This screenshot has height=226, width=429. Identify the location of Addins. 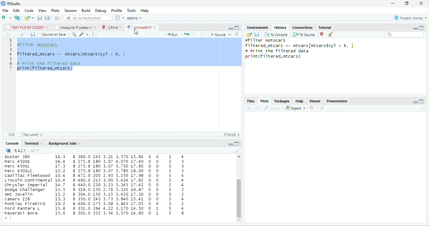
(134, 18).